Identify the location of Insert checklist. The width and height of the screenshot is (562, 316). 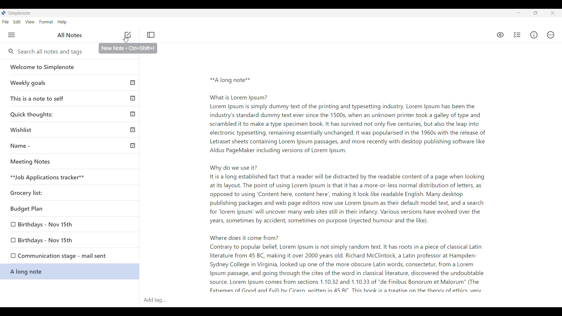
(518, 35).